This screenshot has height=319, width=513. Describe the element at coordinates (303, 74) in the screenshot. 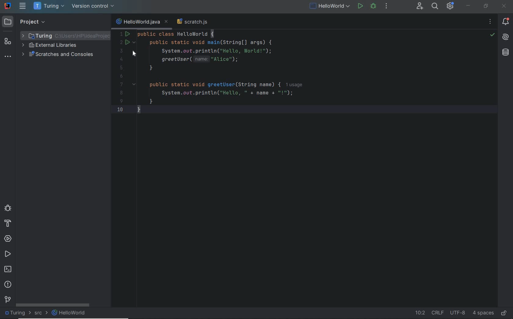

I see `codes` at that location.